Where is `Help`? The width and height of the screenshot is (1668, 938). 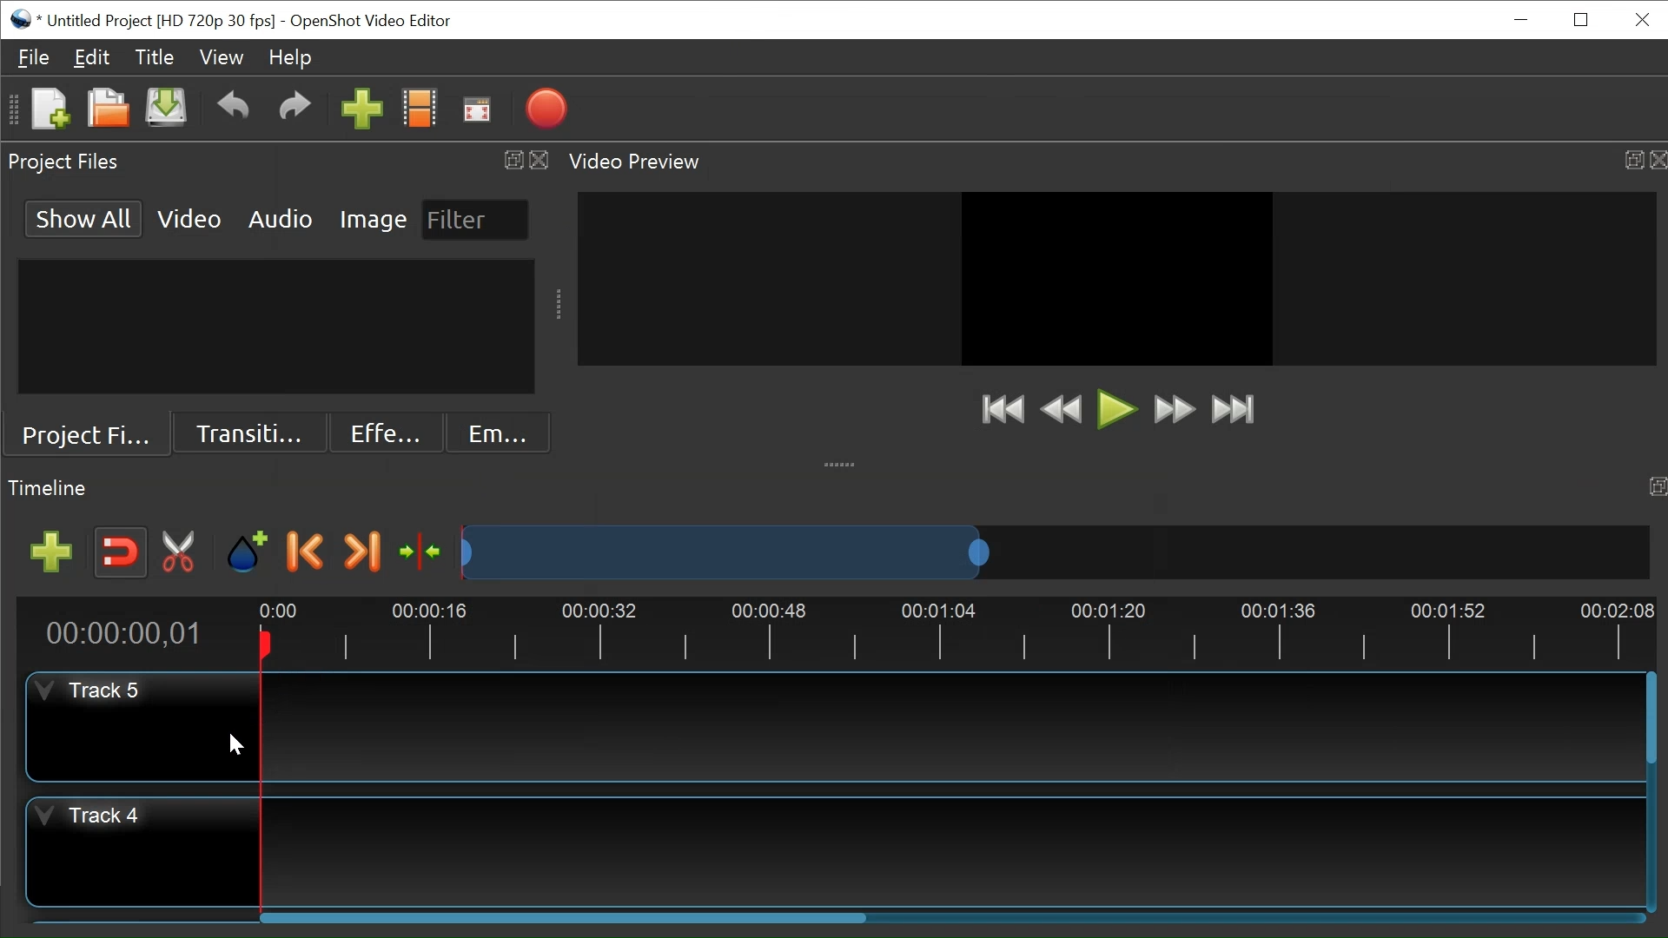
Help is located at coordinates (290, 57).